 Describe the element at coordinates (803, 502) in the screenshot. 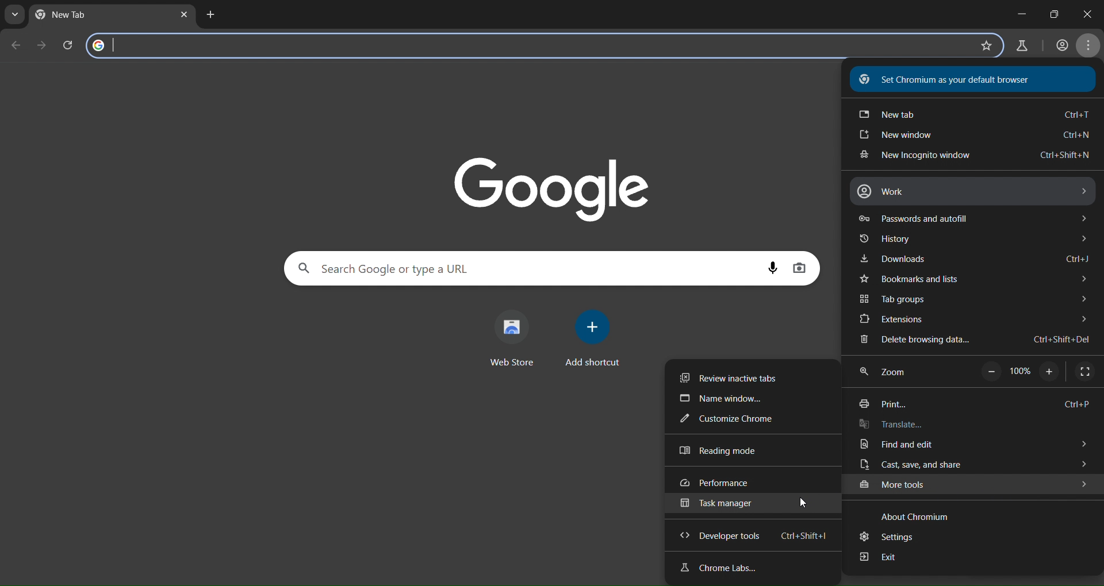

I see `cursor` at that location.